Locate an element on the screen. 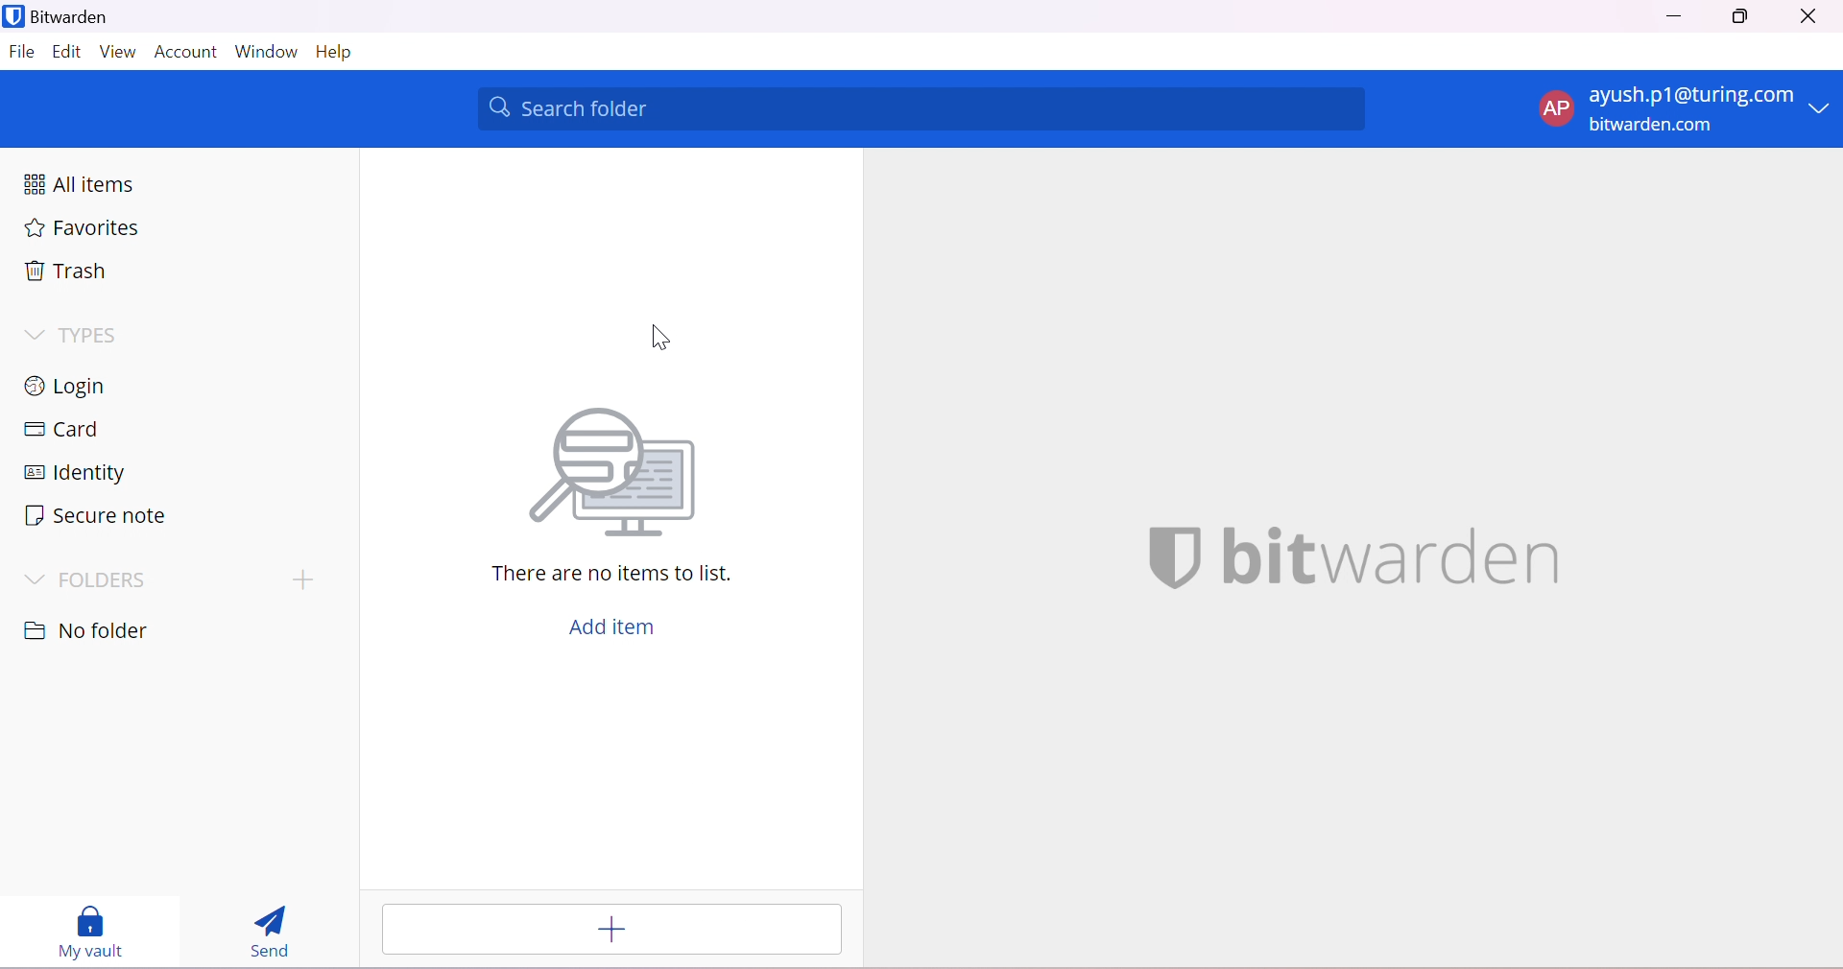  create folder is located at coordinates (299, 581).